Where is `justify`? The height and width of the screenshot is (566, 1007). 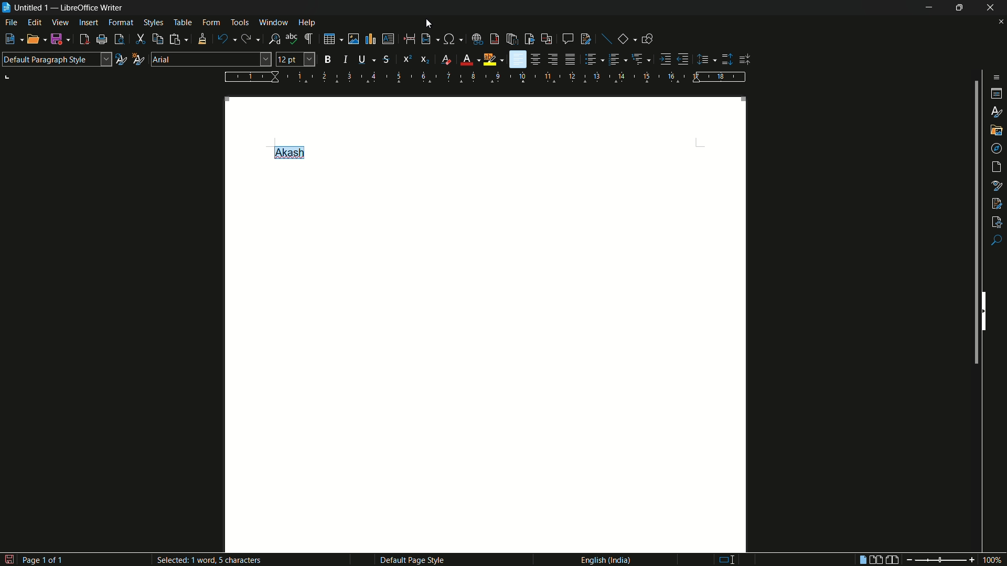
justify is located at coordinates (572, 61).